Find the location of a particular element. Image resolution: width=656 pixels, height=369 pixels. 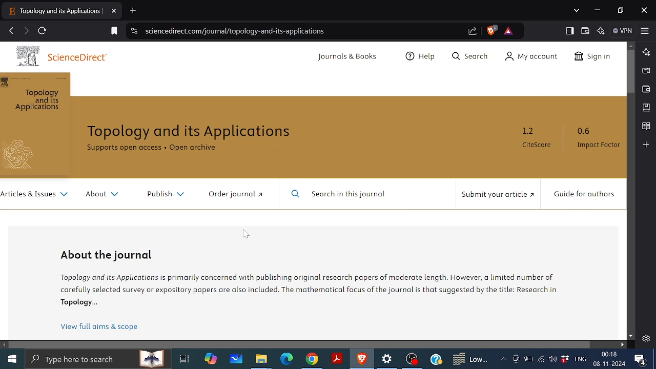

open archive is located at coordinates (194, 148).